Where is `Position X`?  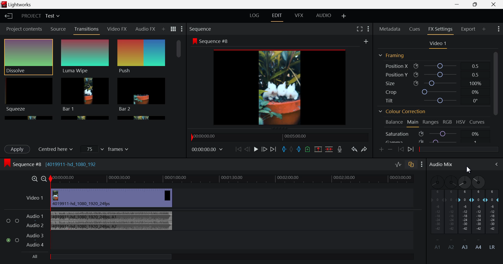
Position X is located at coordinates (433, 66).